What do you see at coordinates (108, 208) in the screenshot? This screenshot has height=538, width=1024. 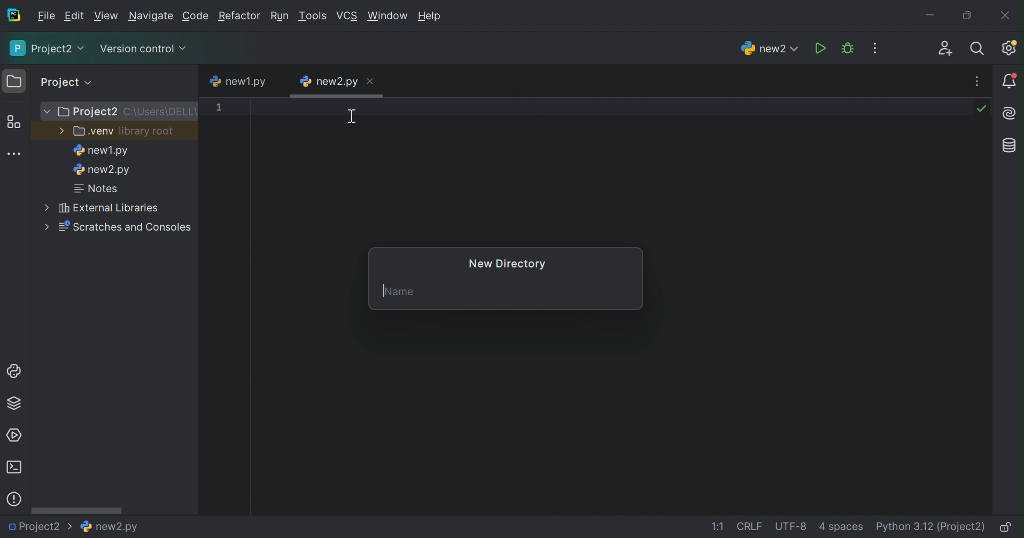 I see `External libraries` at bounding box center [108, 208].